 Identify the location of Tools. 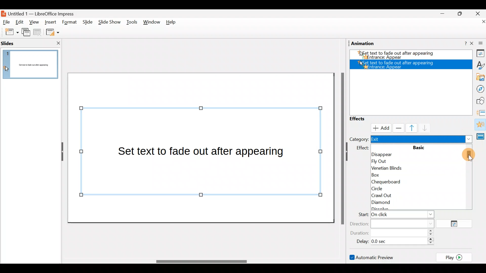
(132, 23).